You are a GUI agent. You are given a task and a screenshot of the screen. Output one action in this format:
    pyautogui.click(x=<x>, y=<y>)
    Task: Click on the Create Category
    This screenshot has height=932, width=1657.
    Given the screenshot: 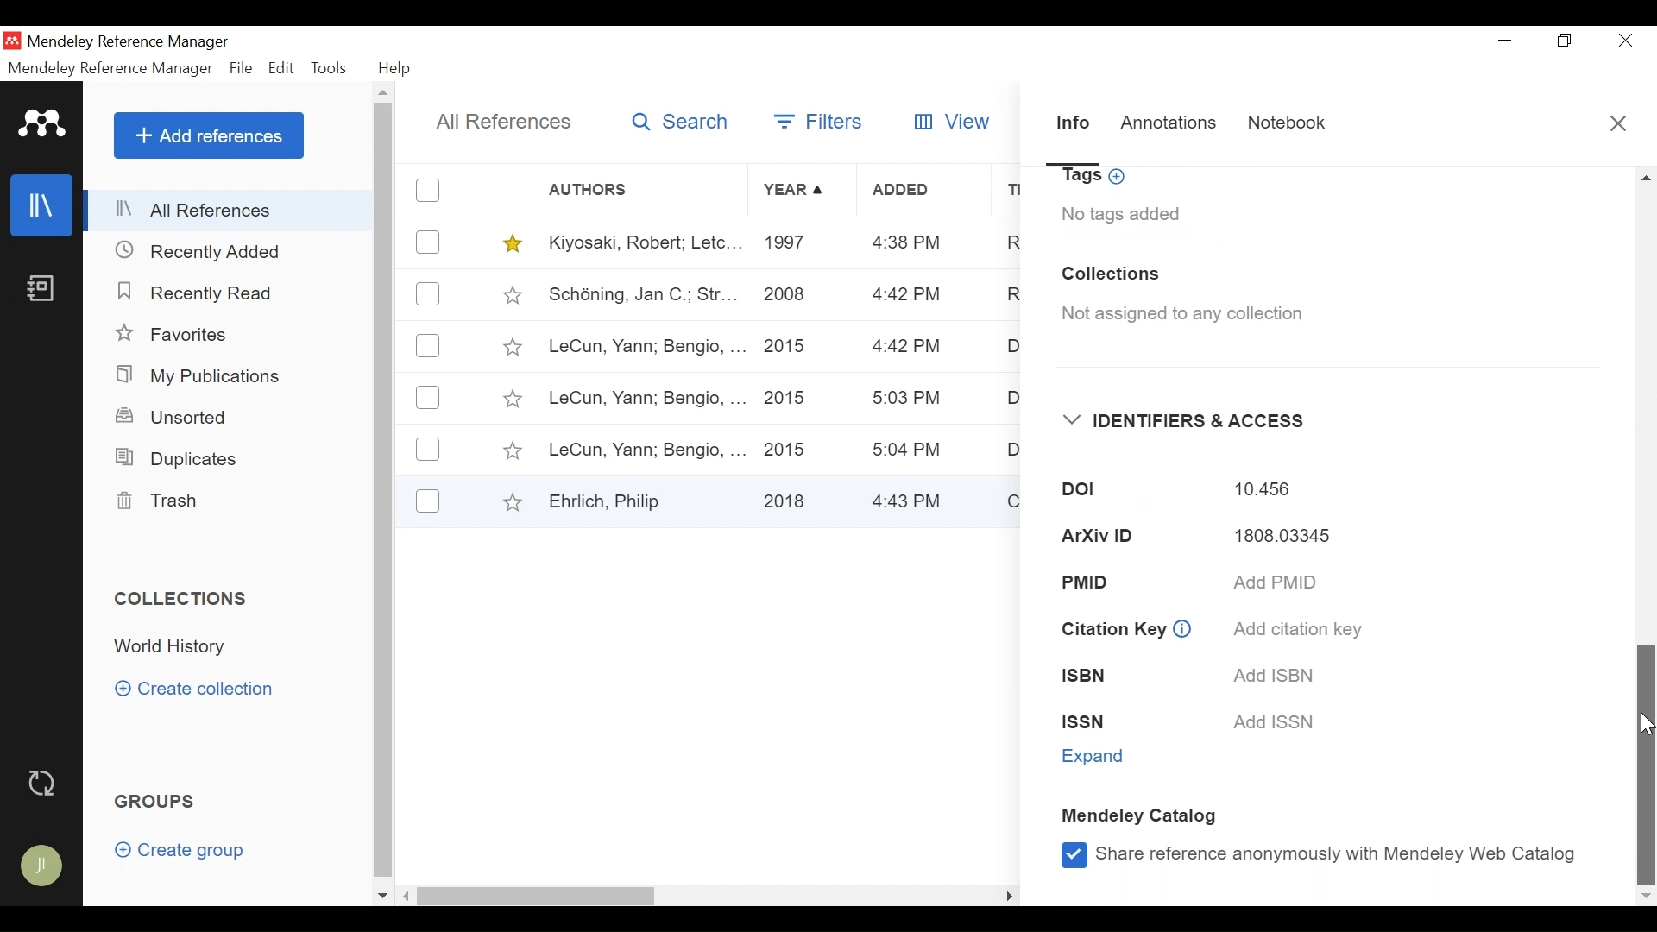 What is the action you would take?
    pyautogui.click(x=198, y=690)
    